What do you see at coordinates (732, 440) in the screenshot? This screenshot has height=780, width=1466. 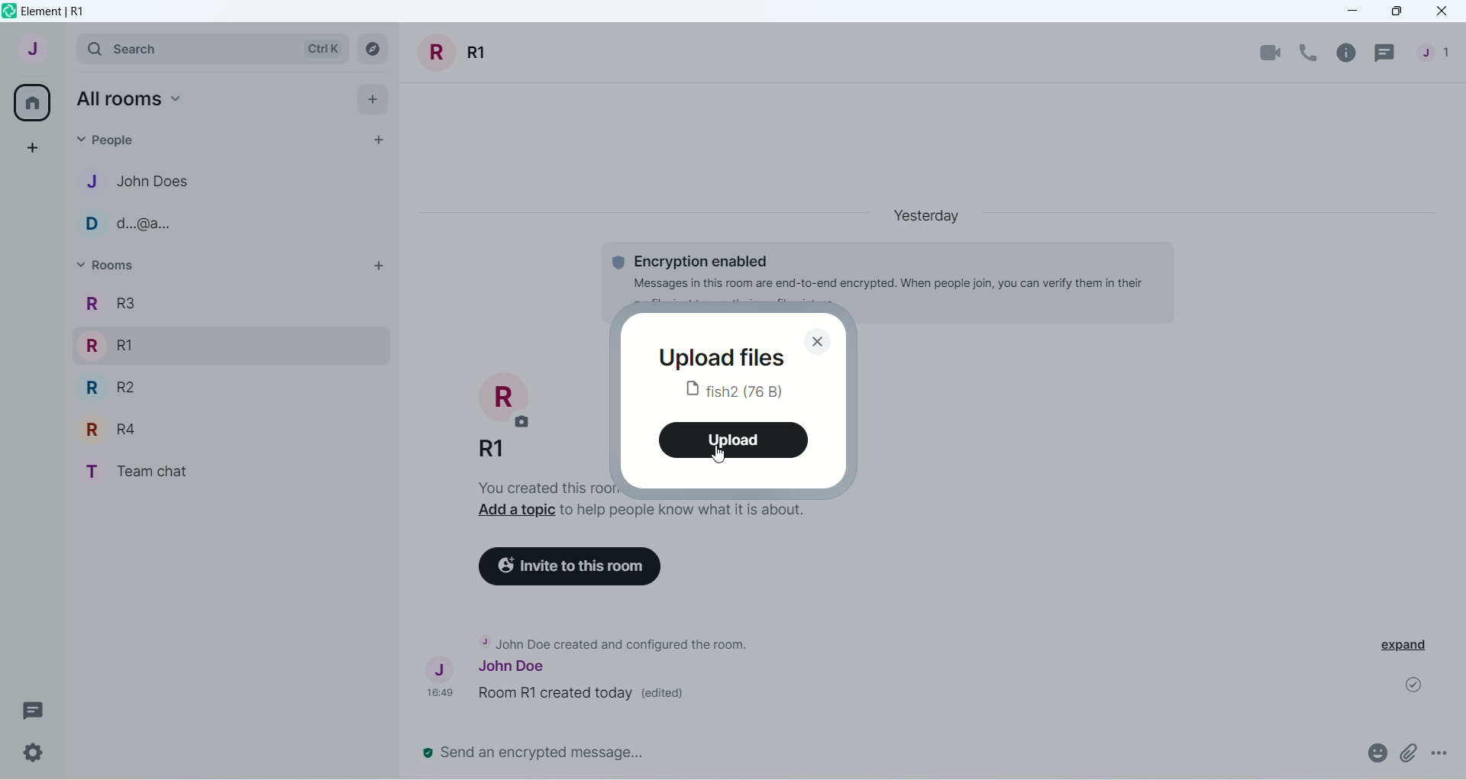 I see `upload` at bounding box center [732, 440].